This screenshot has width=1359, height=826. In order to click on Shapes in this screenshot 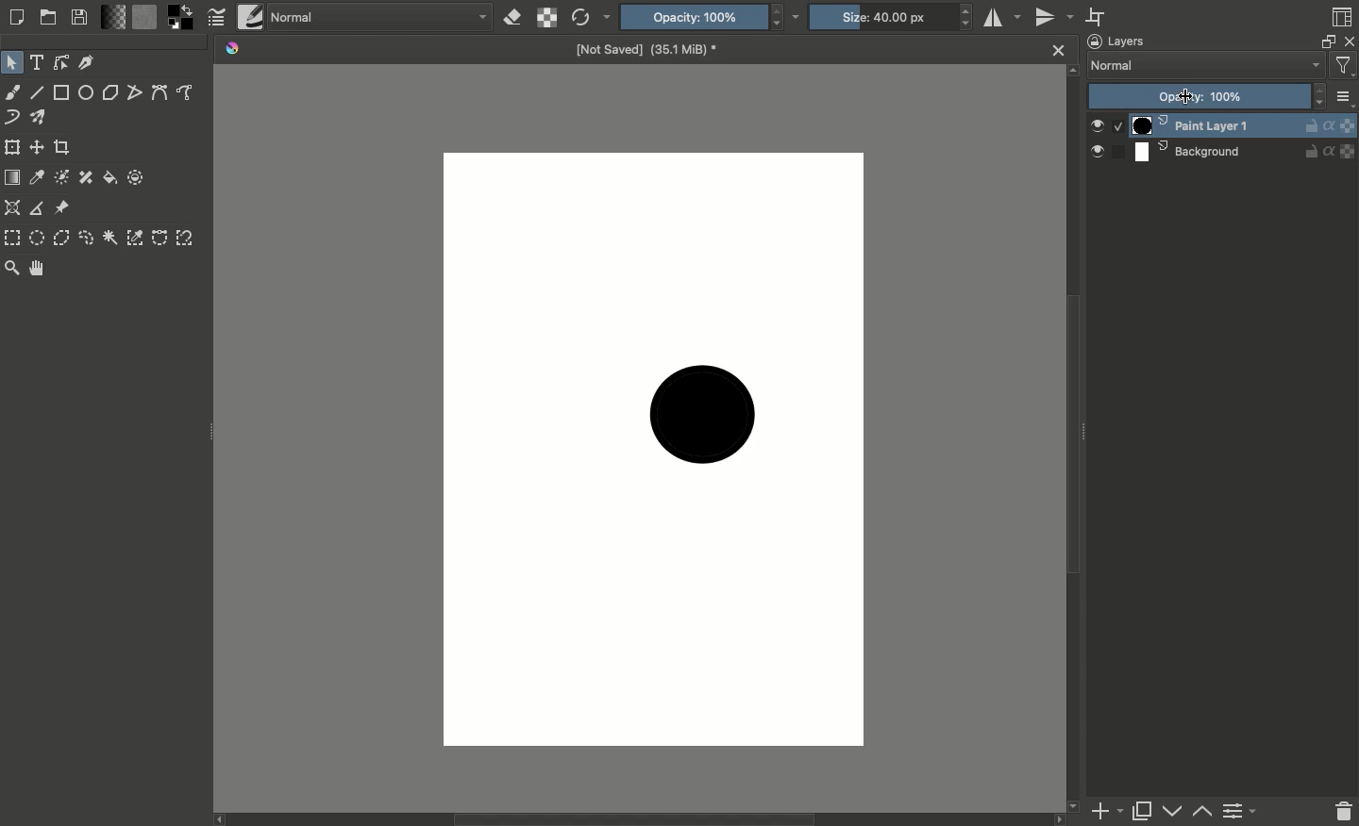, I will do `click(63, 62)`.